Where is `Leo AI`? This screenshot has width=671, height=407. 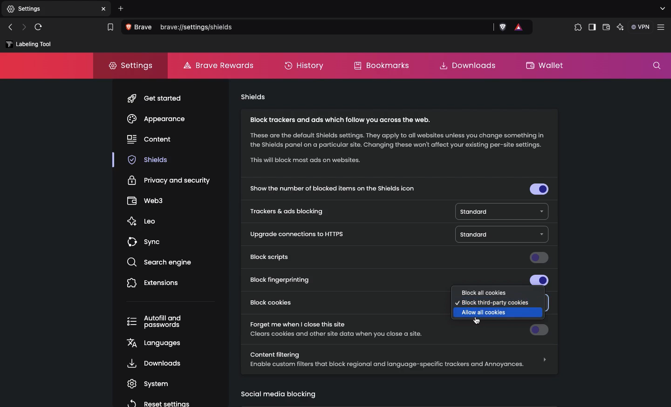 Leo AI is located at coordinates (620, 27).